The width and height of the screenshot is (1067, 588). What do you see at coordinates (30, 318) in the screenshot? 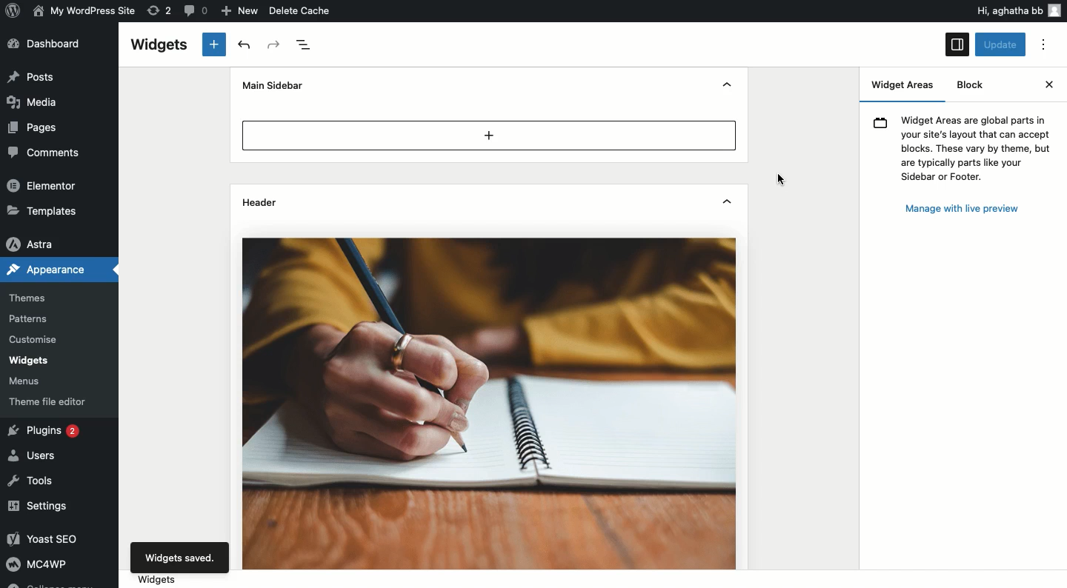
I see `Patterns` at bounding box center [30, 318].